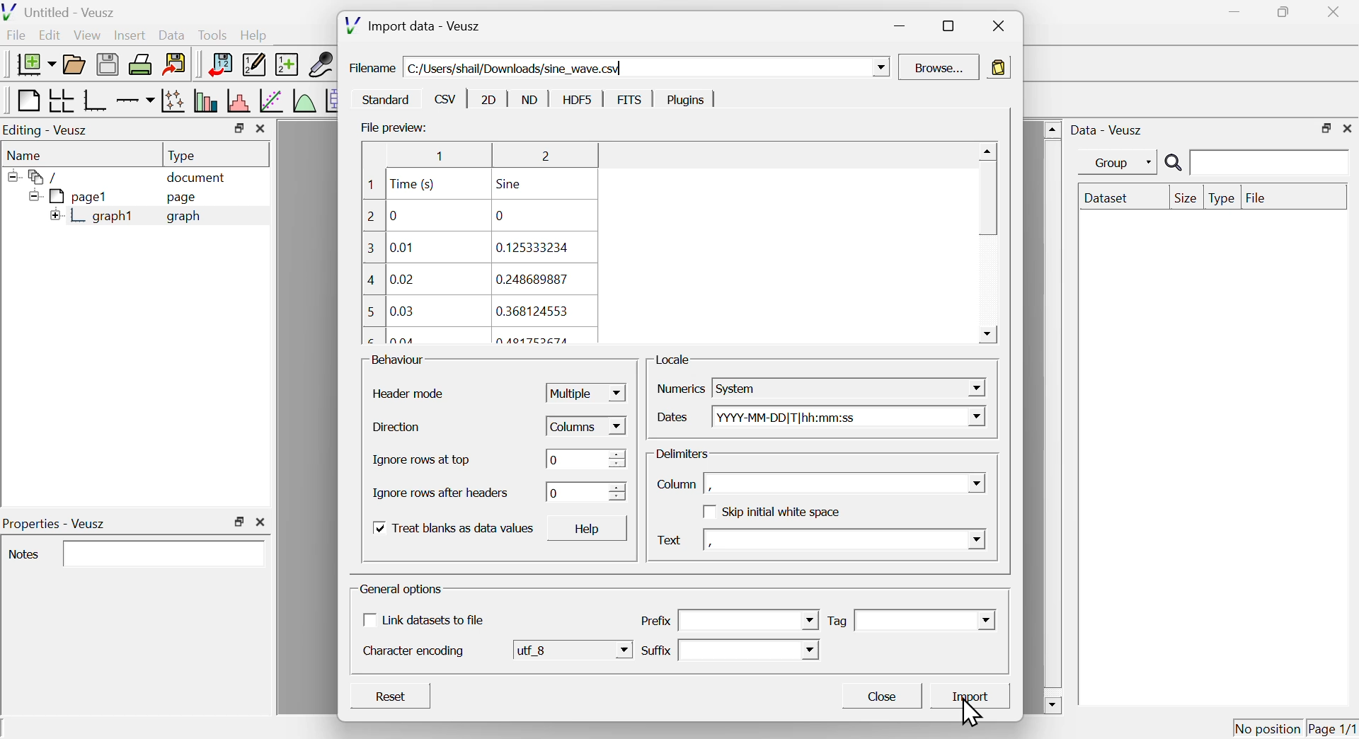 The width and height of the screenshot is (1359, 739). I want to click on text box, so click(749, 621).